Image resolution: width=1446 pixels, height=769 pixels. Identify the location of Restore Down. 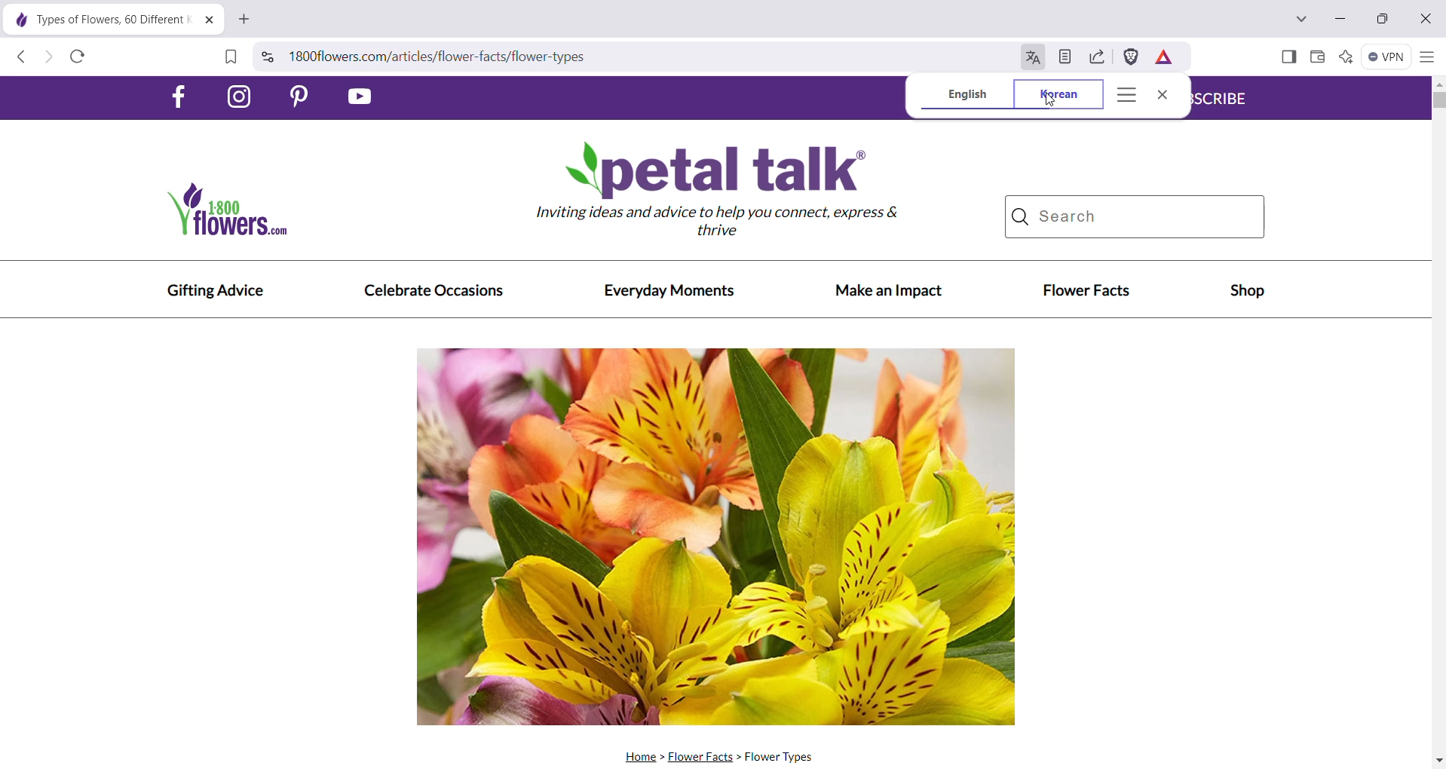
(1379, 19).